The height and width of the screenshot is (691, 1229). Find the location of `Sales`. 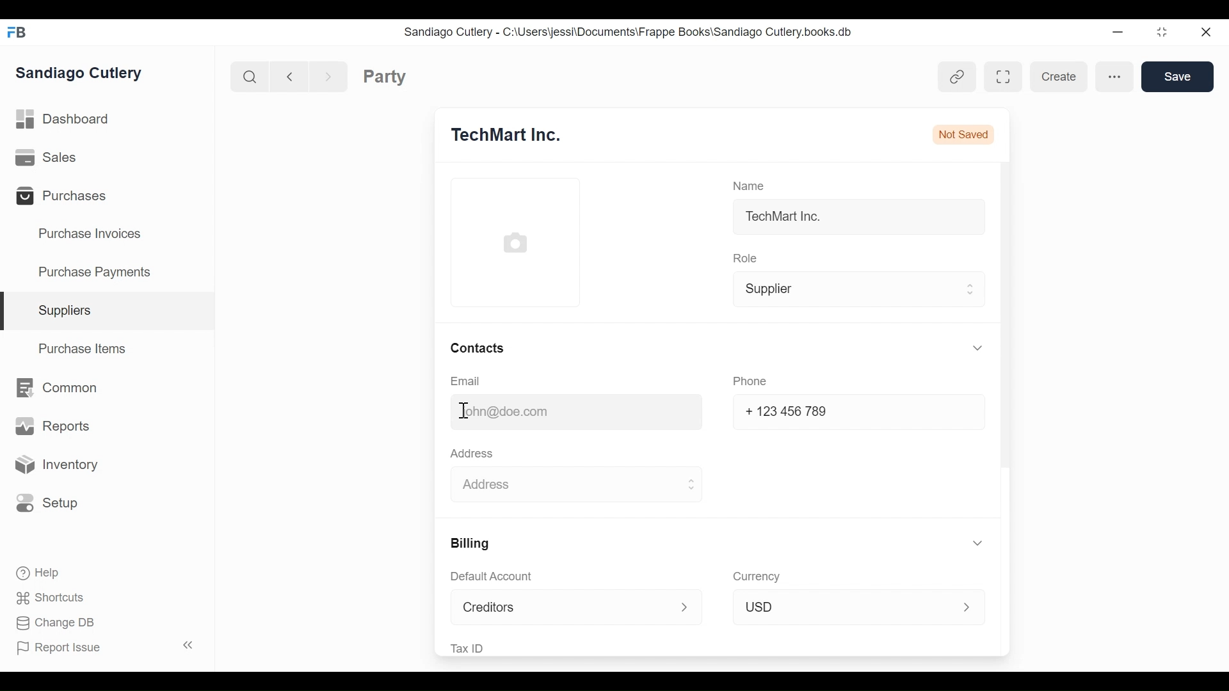

Sales is located at coordinates (47, 157).